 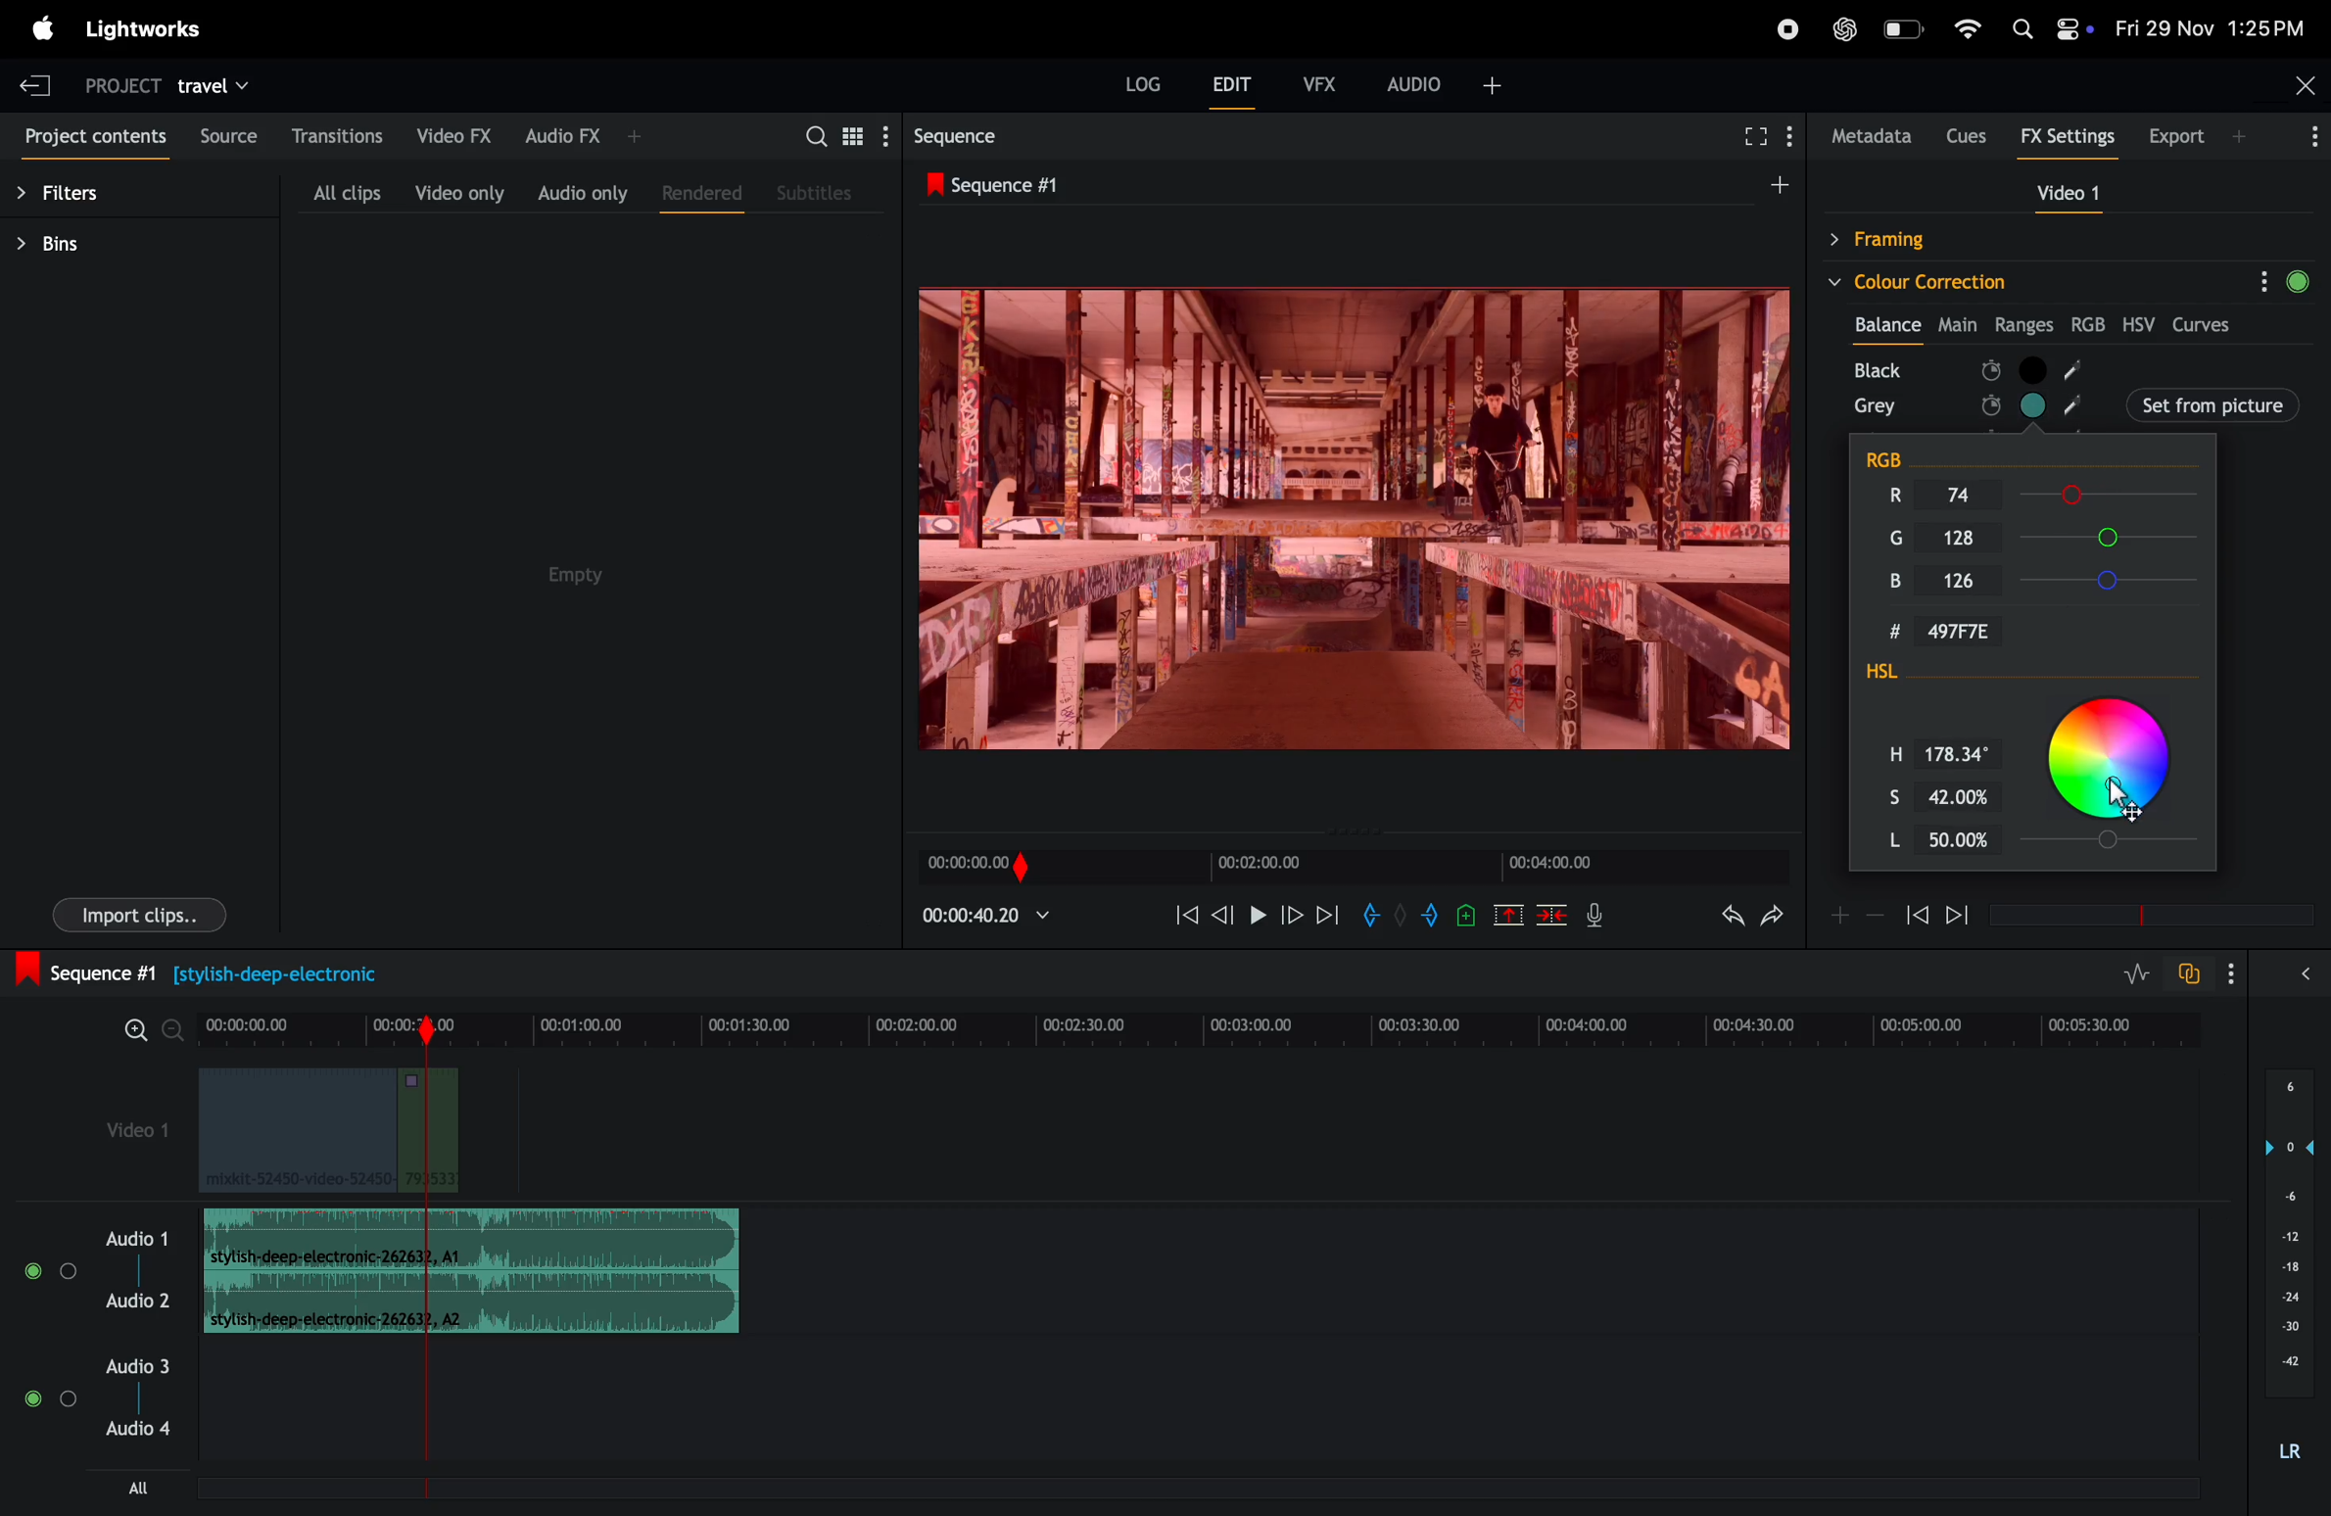 I want to click on all, so click(x=137, y=1487).